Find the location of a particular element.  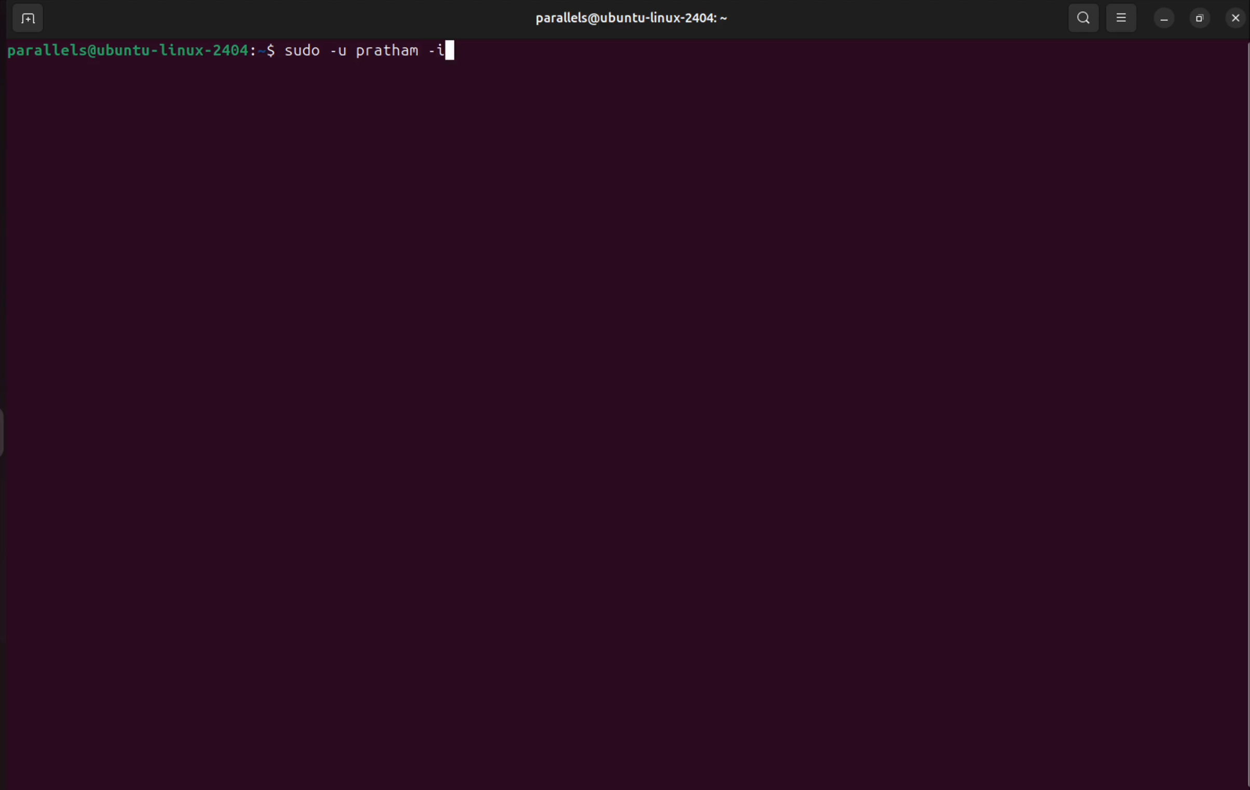

search is located at coordinates (1083, 19).